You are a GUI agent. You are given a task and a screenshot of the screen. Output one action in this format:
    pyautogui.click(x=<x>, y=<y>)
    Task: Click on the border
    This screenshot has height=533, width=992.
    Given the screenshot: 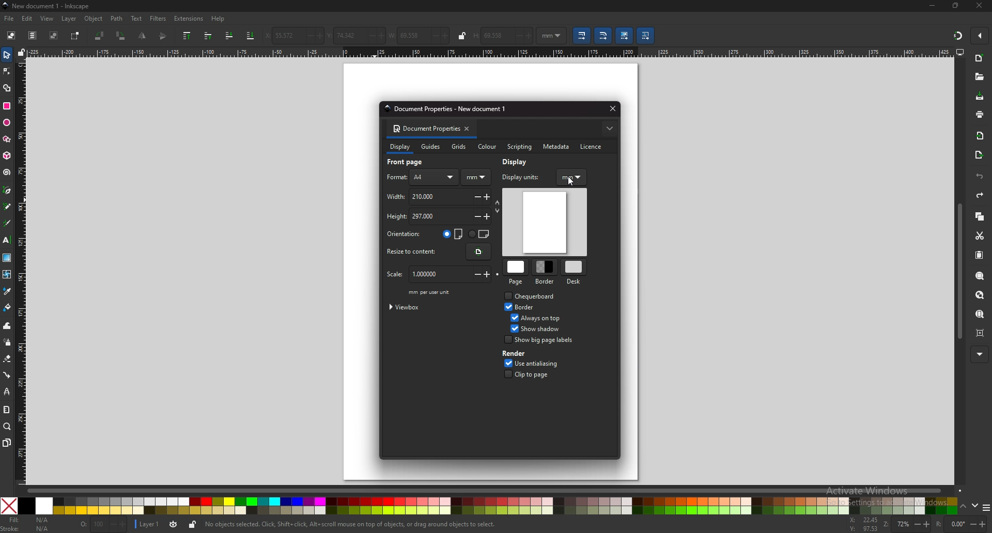 What is the action you would take?
    pyautogui.click(x=546, y=272)
    